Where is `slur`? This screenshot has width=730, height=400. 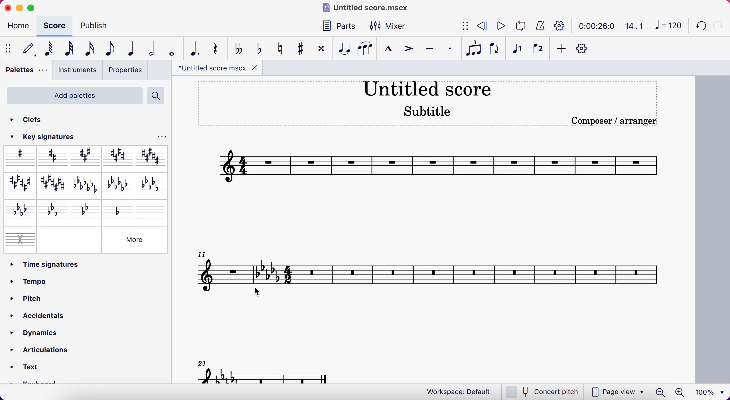 slur is located at coordinates (366, 51).